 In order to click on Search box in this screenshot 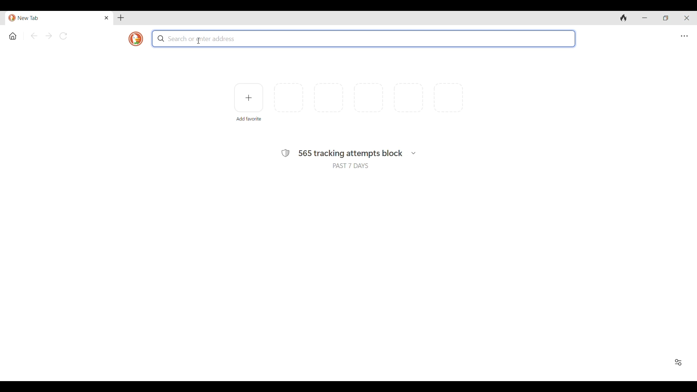, I will do `click(363, 38)`.